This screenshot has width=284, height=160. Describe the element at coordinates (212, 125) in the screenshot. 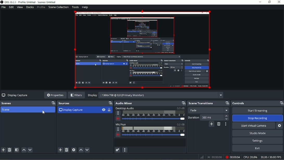

I see `Add configurable transition` at that location.